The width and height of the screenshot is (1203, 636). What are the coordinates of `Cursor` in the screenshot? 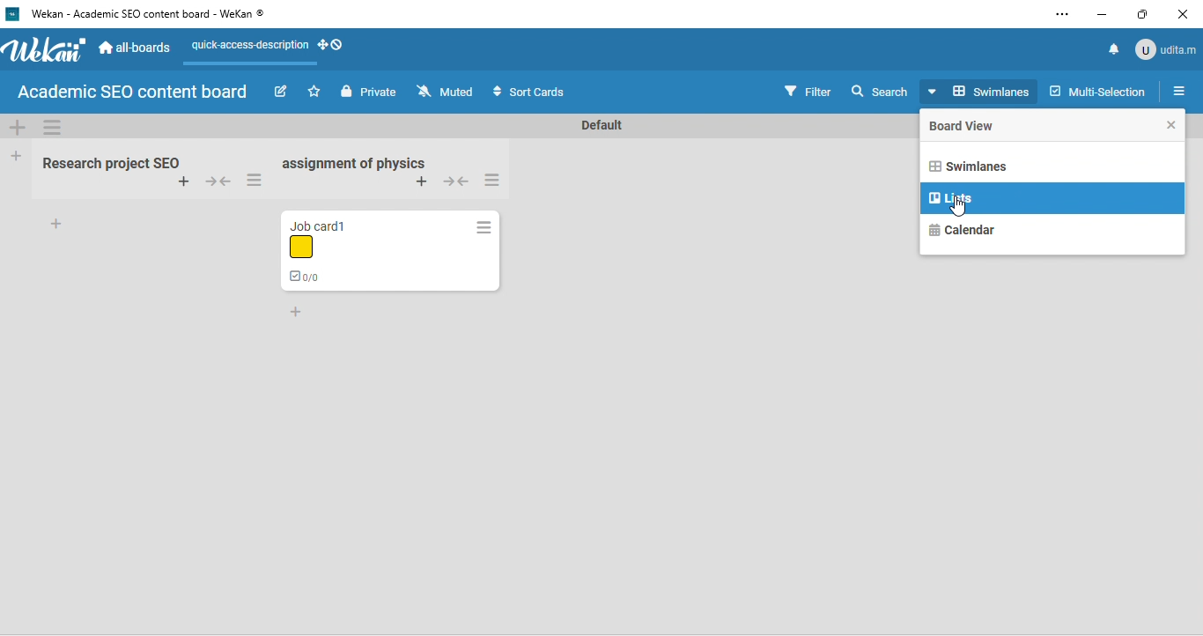 It's located at (961, 207).